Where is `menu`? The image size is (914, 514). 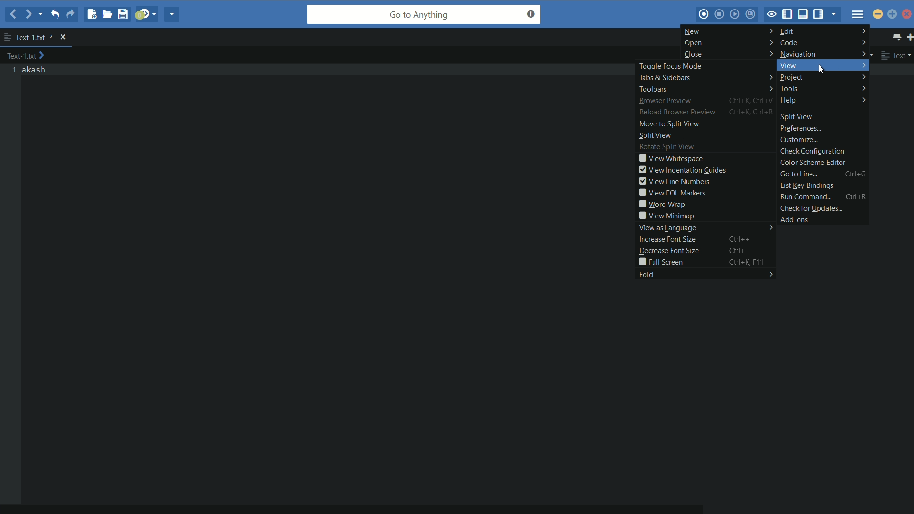
menu is located at coordinates (858, 14).